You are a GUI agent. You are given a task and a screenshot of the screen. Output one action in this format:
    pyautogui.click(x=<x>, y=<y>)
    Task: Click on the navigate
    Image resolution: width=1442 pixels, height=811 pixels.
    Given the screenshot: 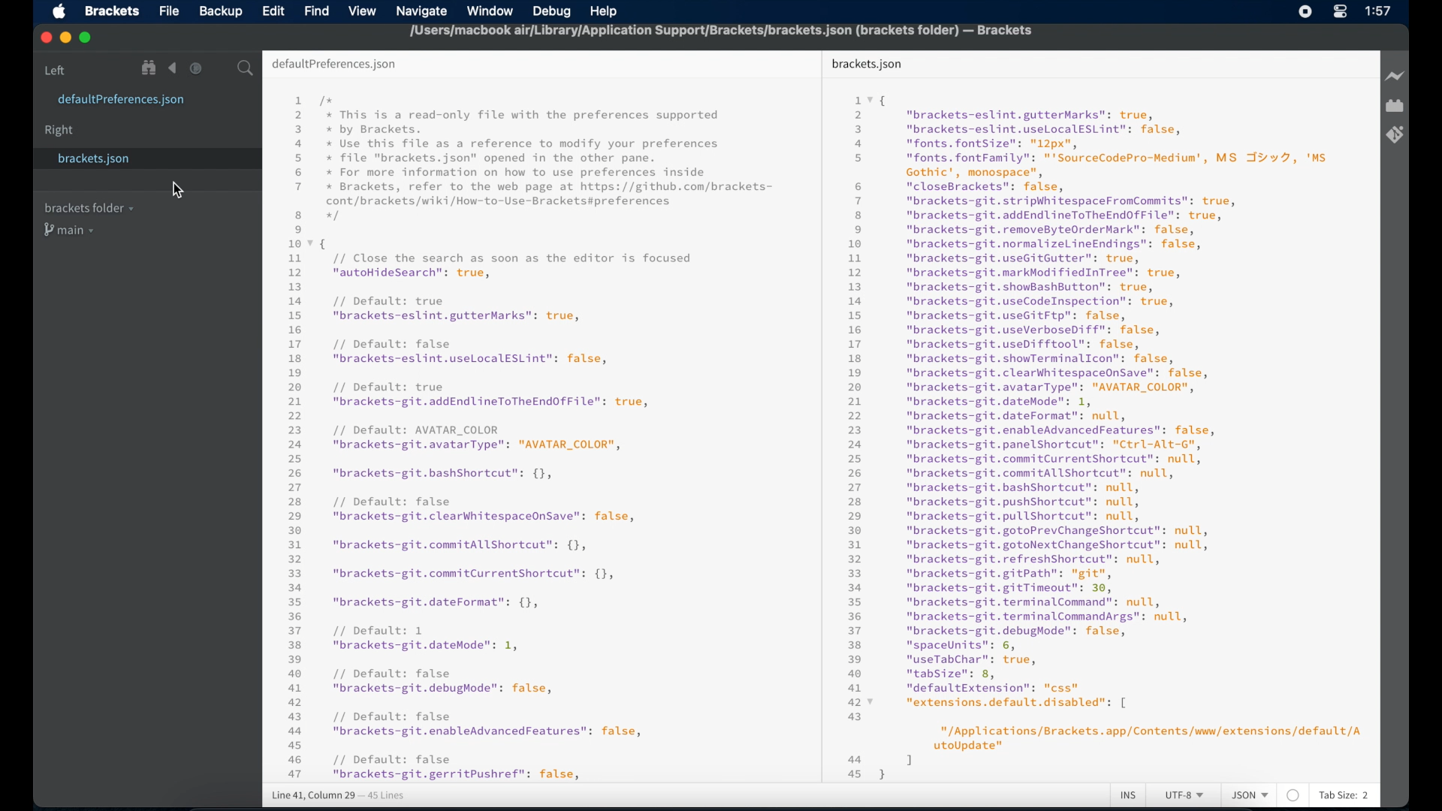 What is the action you would take?
    pyautogui.click(x=424, y=11)
    